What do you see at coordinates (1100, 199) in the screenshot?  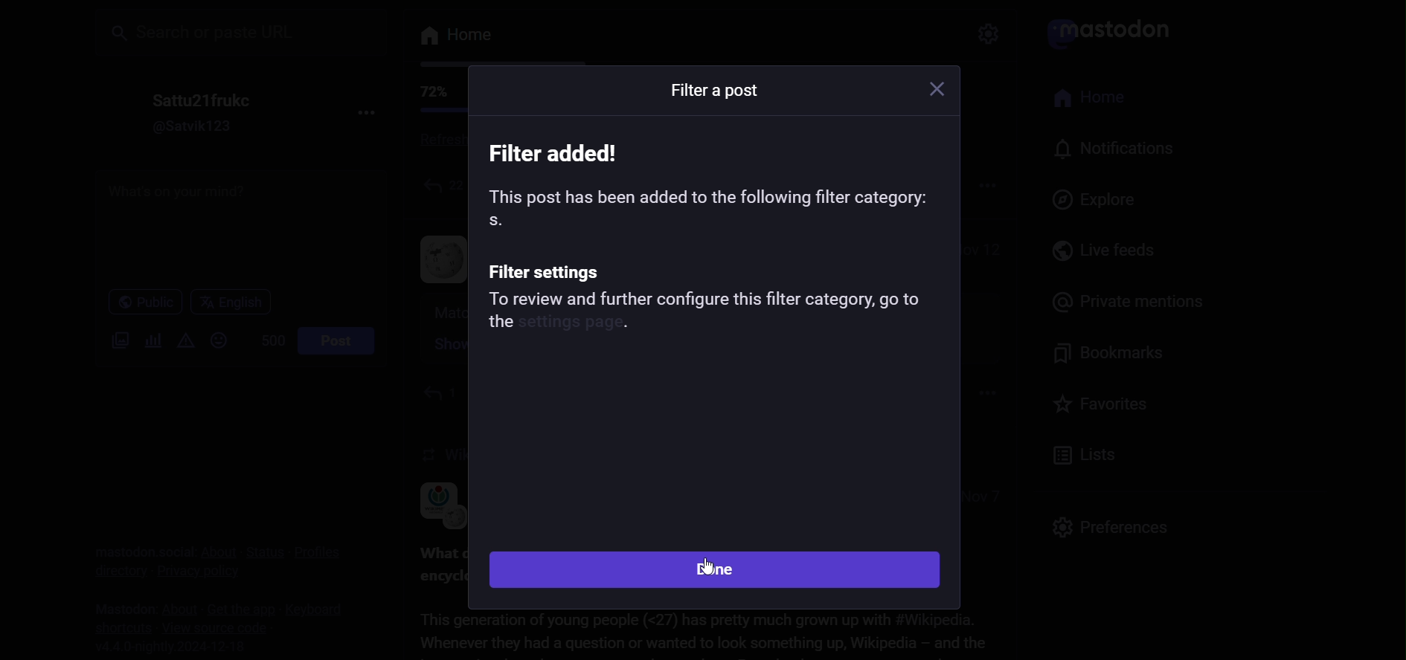 I see `explore` at bounding box center [1100, 199].